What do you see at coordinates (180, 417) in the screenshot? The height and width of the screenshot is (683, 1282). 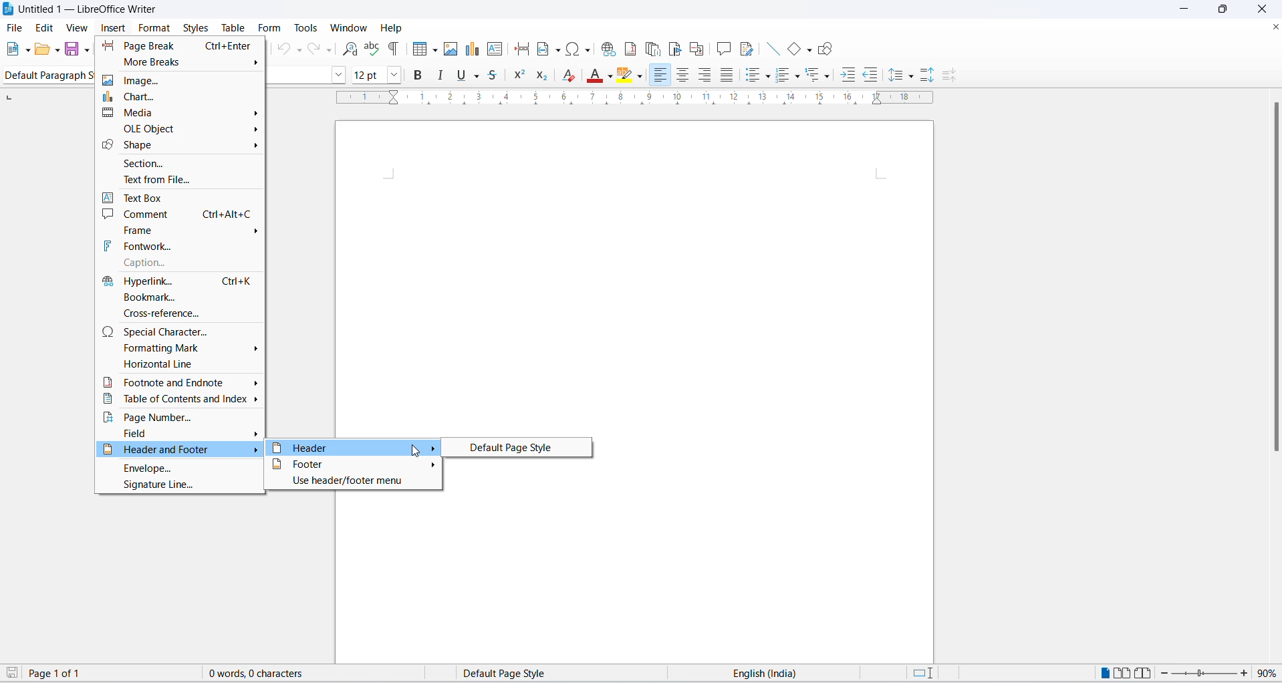 I see `page number` at bounding box center [180, 417].